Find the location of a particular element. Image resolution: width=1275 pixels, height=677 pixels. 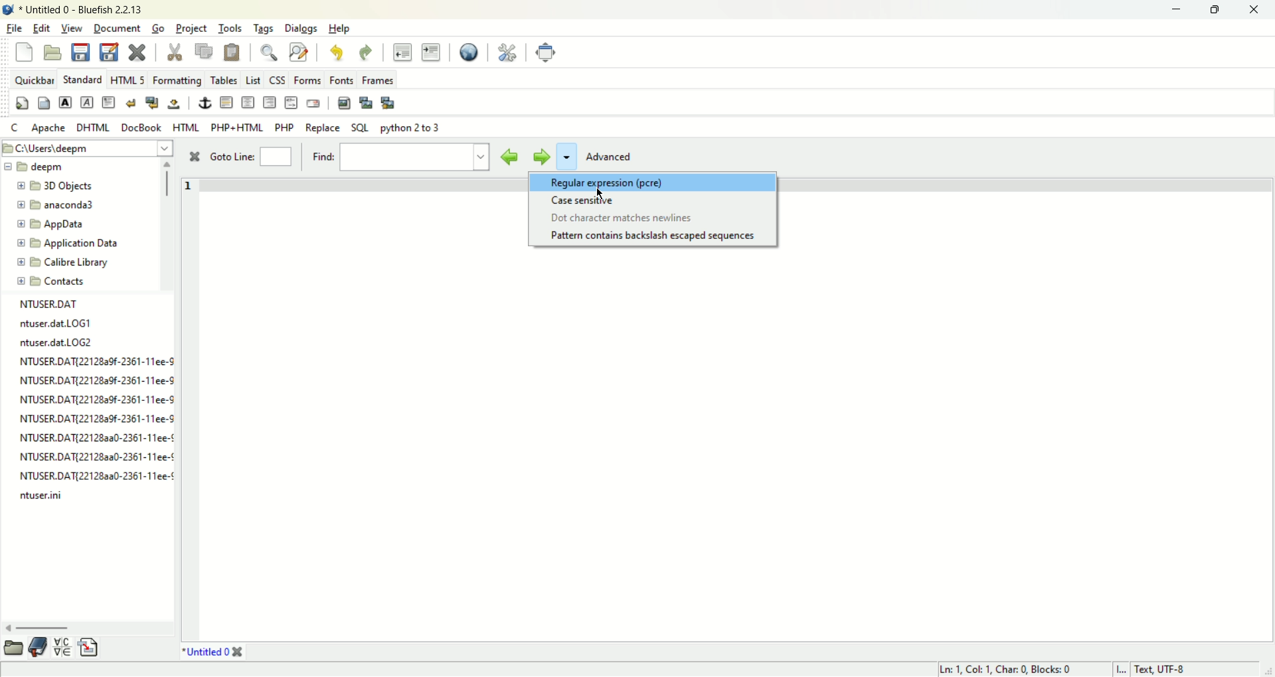

vertical scroll bar is located at coordinates (167, 179).